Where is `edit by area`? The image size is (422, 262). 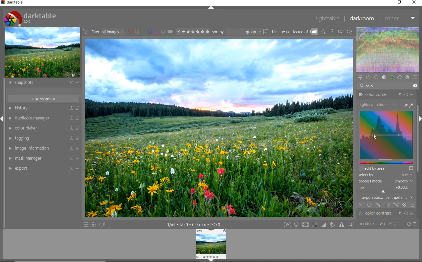
edit by area is located at coordinates (386, 168).